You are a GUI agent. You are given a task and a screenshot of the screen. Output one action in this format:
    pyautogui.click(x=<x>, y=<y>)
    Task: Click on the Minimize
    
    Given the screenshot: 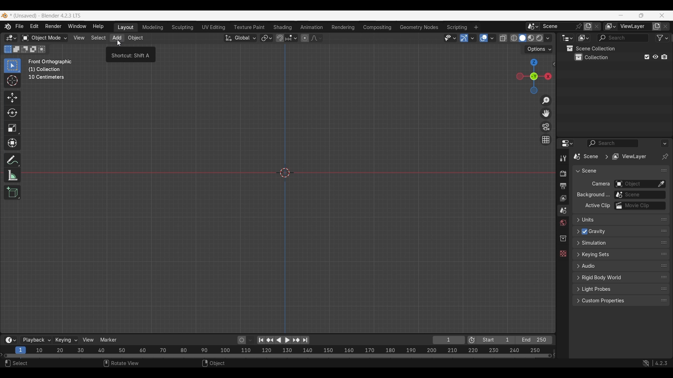 What is the action you would take?
    pyautogui.click(x=621, y=15)
    